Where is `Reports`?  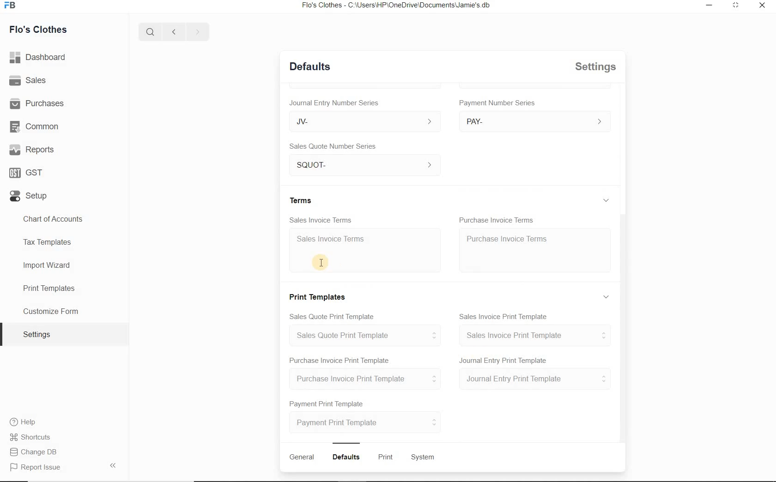
Reports is located at coordinates (31, 149).